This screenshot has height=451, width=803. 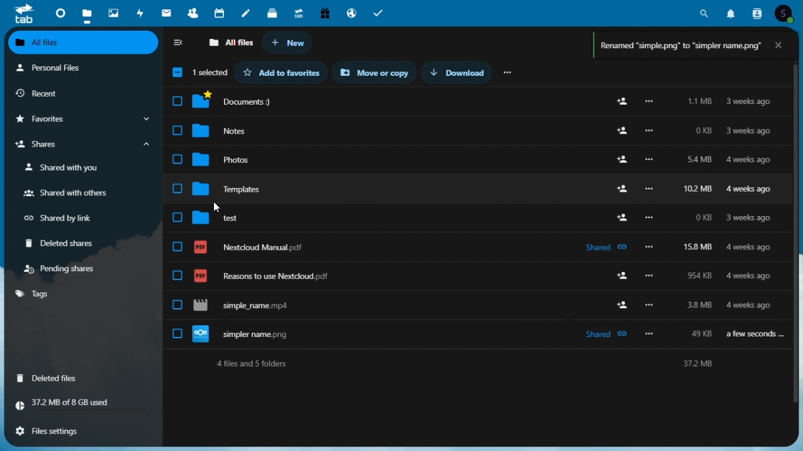 What do you see at coordinates (475, 303) in the screenshot?
I see `file being renamed` at bounding box center [475, 303].